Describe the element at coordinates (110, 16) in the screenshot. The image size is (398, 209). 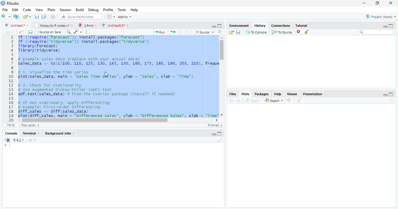
I see `Workplace panes` at that location.